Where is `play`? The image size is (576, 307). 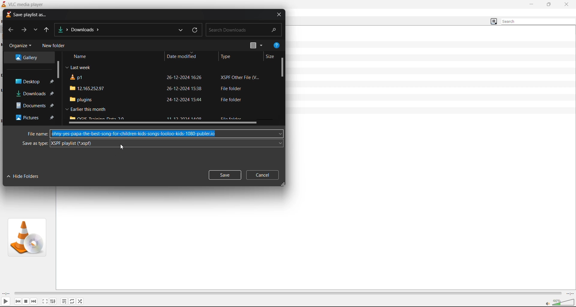 play is located at coordinates (7, 301).